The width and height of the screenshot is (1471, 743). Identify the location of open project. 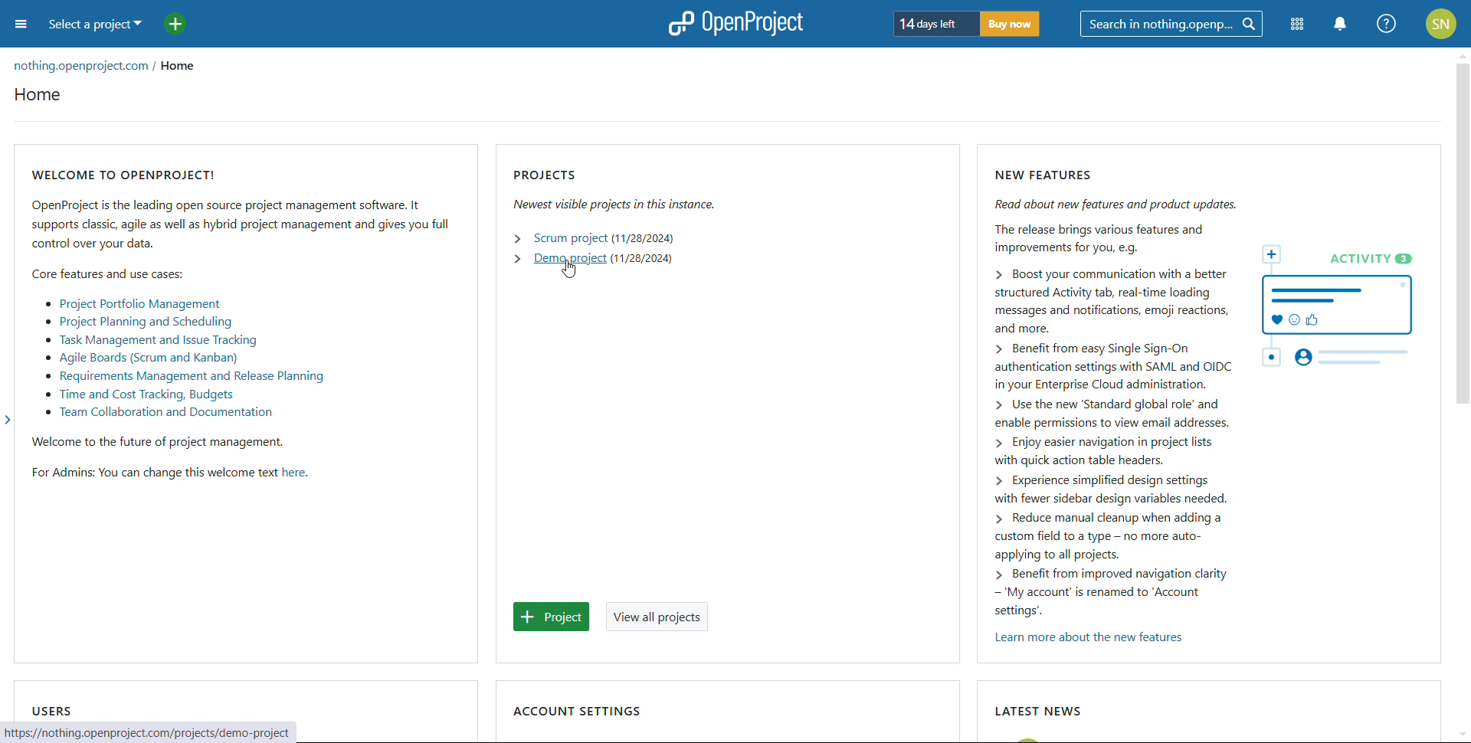
(735, 23).